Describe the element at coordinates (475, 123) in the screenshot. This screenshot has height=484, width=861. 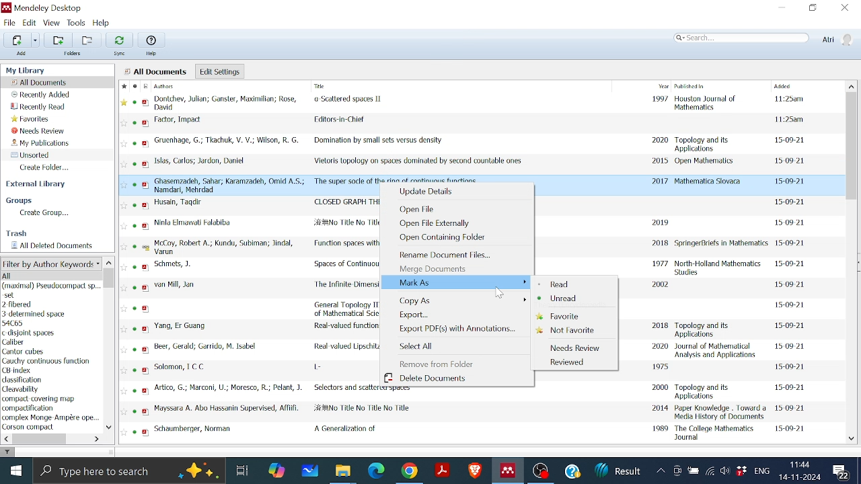
I see `Editors-in Chief` at that location.